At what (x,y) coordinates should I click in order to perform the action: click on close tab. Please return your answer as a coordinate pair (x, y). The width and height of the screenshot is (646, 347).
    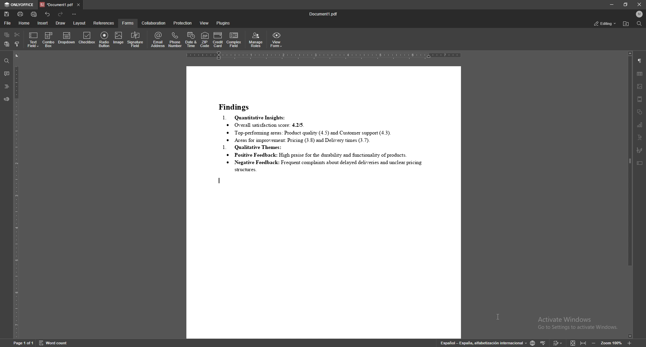
    Looking at the image, I should click on (78, 5).